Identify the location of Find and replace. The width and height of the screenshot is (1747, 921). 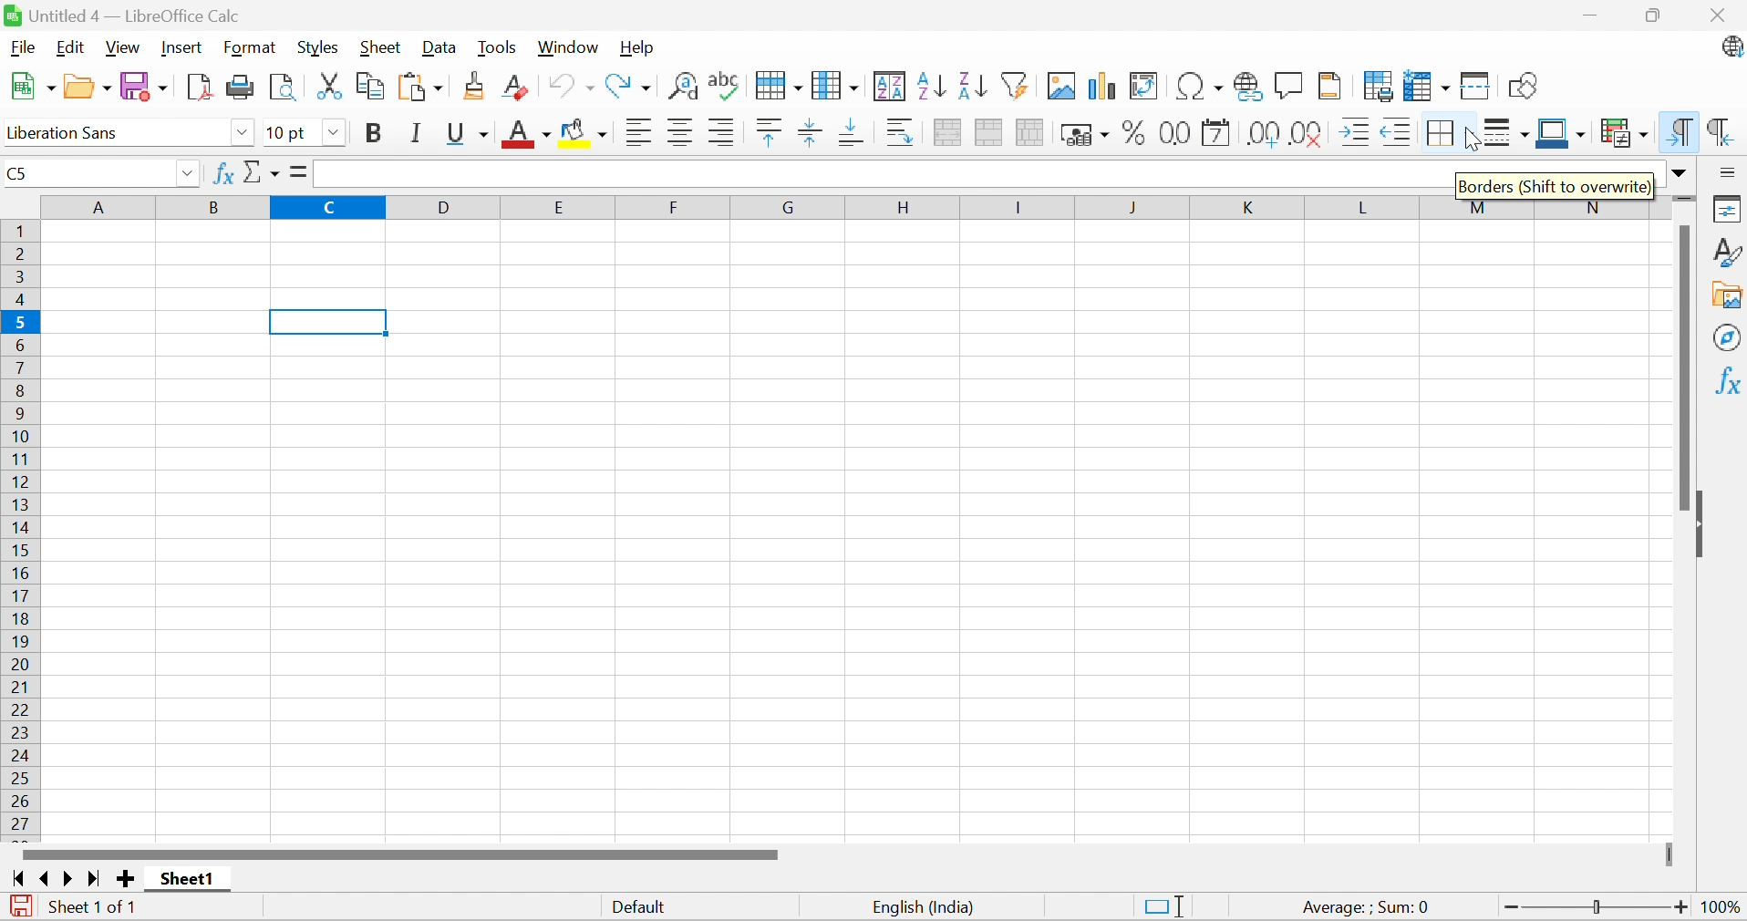
(686, 88).